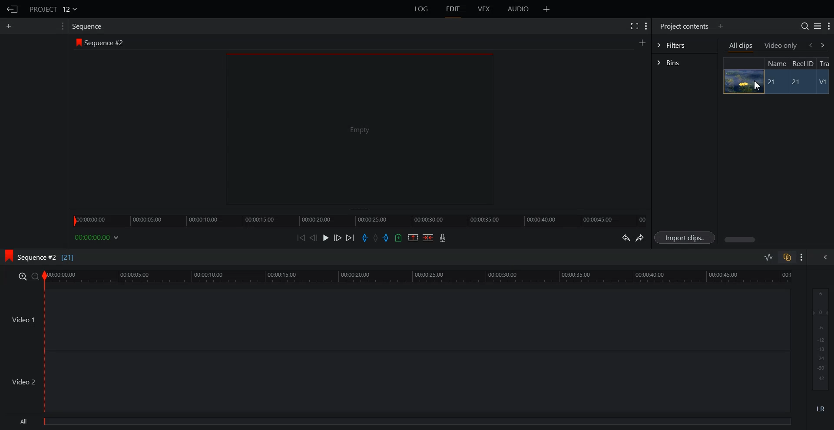 This screenshot has height=430, width=834. What do you see at coordinates (387, 238) in the screenshot?
I see `Add an out Mark in current position` at bounding box center [387, 238].